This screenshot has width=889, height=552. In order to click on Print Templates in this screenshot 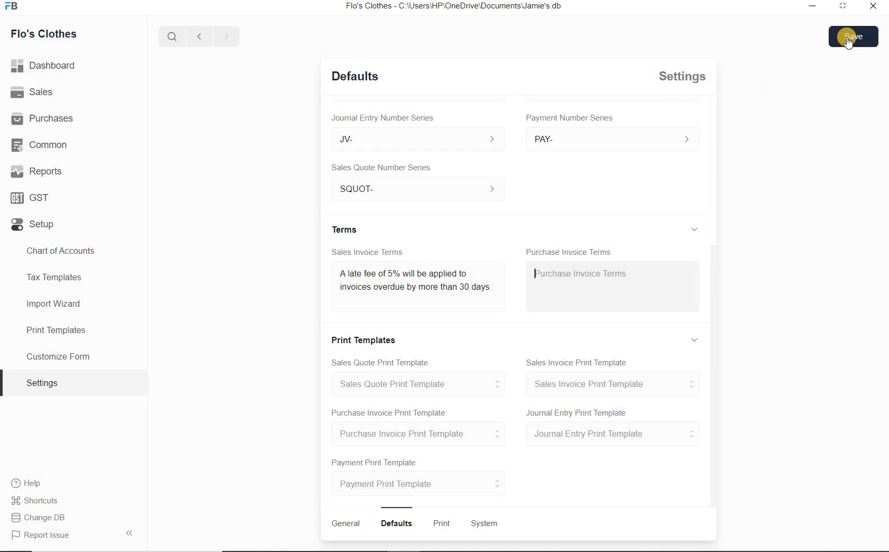, I will do `click(55, 329)`.